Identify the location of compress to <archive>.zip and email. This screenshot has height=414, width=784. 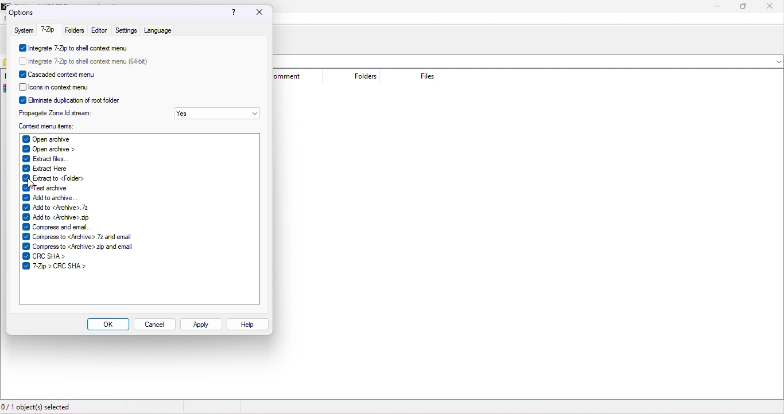
(83, 247).